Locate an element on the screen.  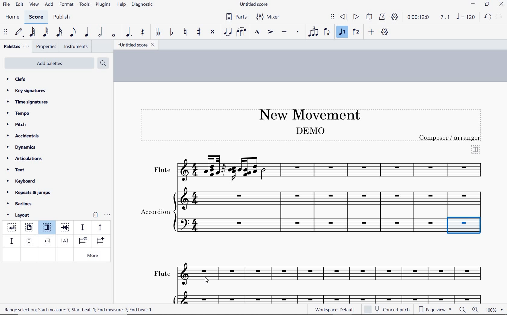
Acc. is located at coordinates (332, 297).